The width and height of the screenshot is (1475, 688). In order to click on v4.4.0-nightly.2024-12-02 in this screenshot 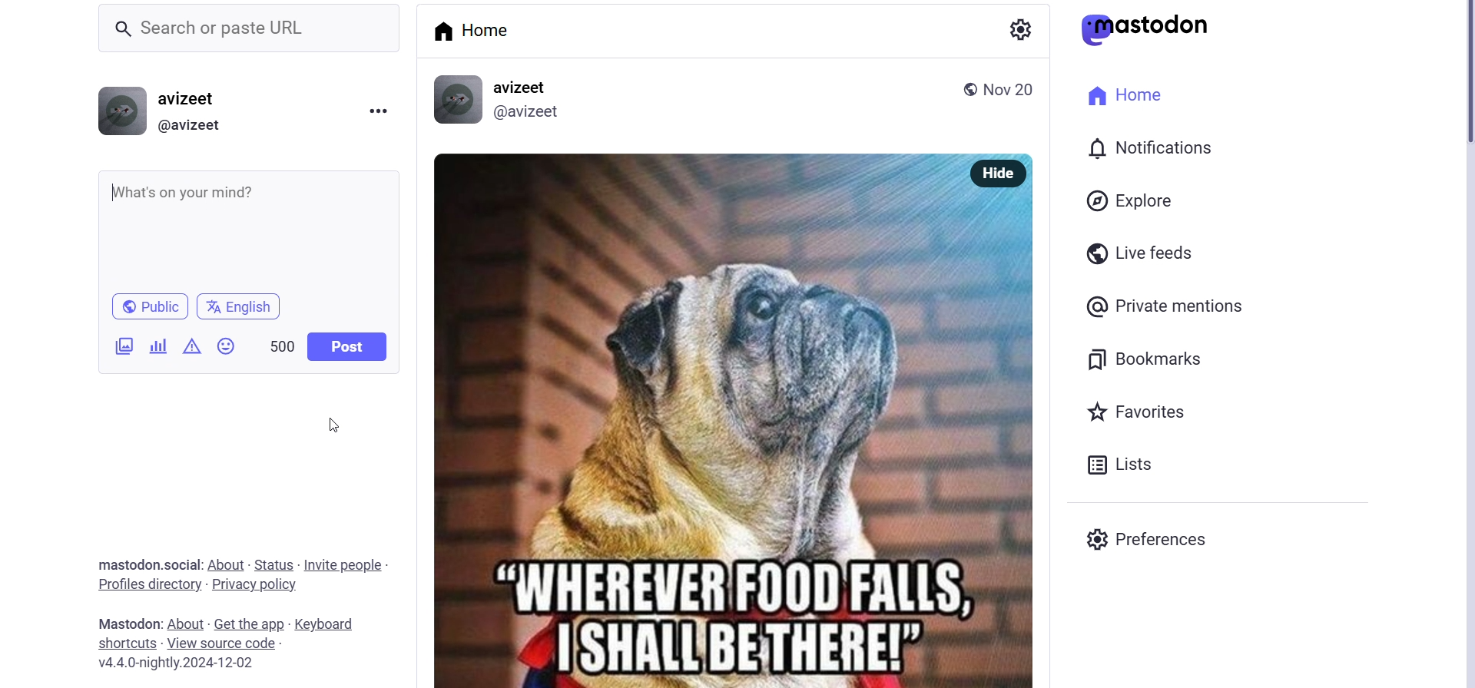, I will do `click(181, 665)`.